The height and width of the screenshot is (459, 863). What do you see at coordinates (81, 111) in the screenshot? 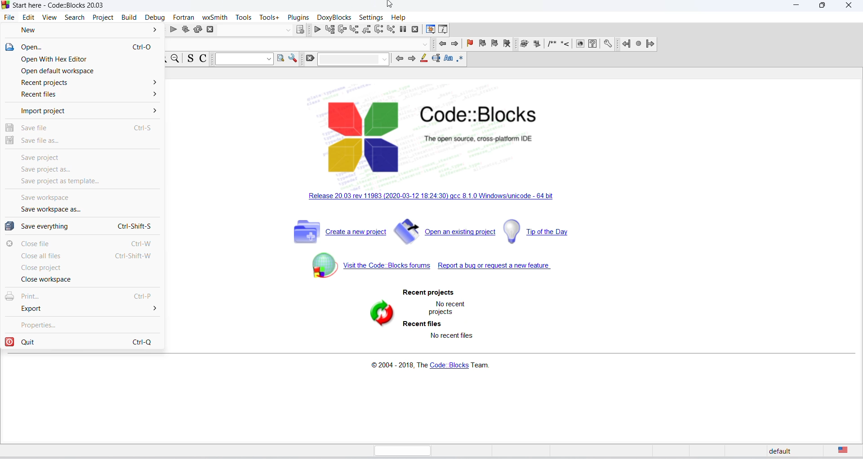
I see `import project` at bounding box center [81, 111].